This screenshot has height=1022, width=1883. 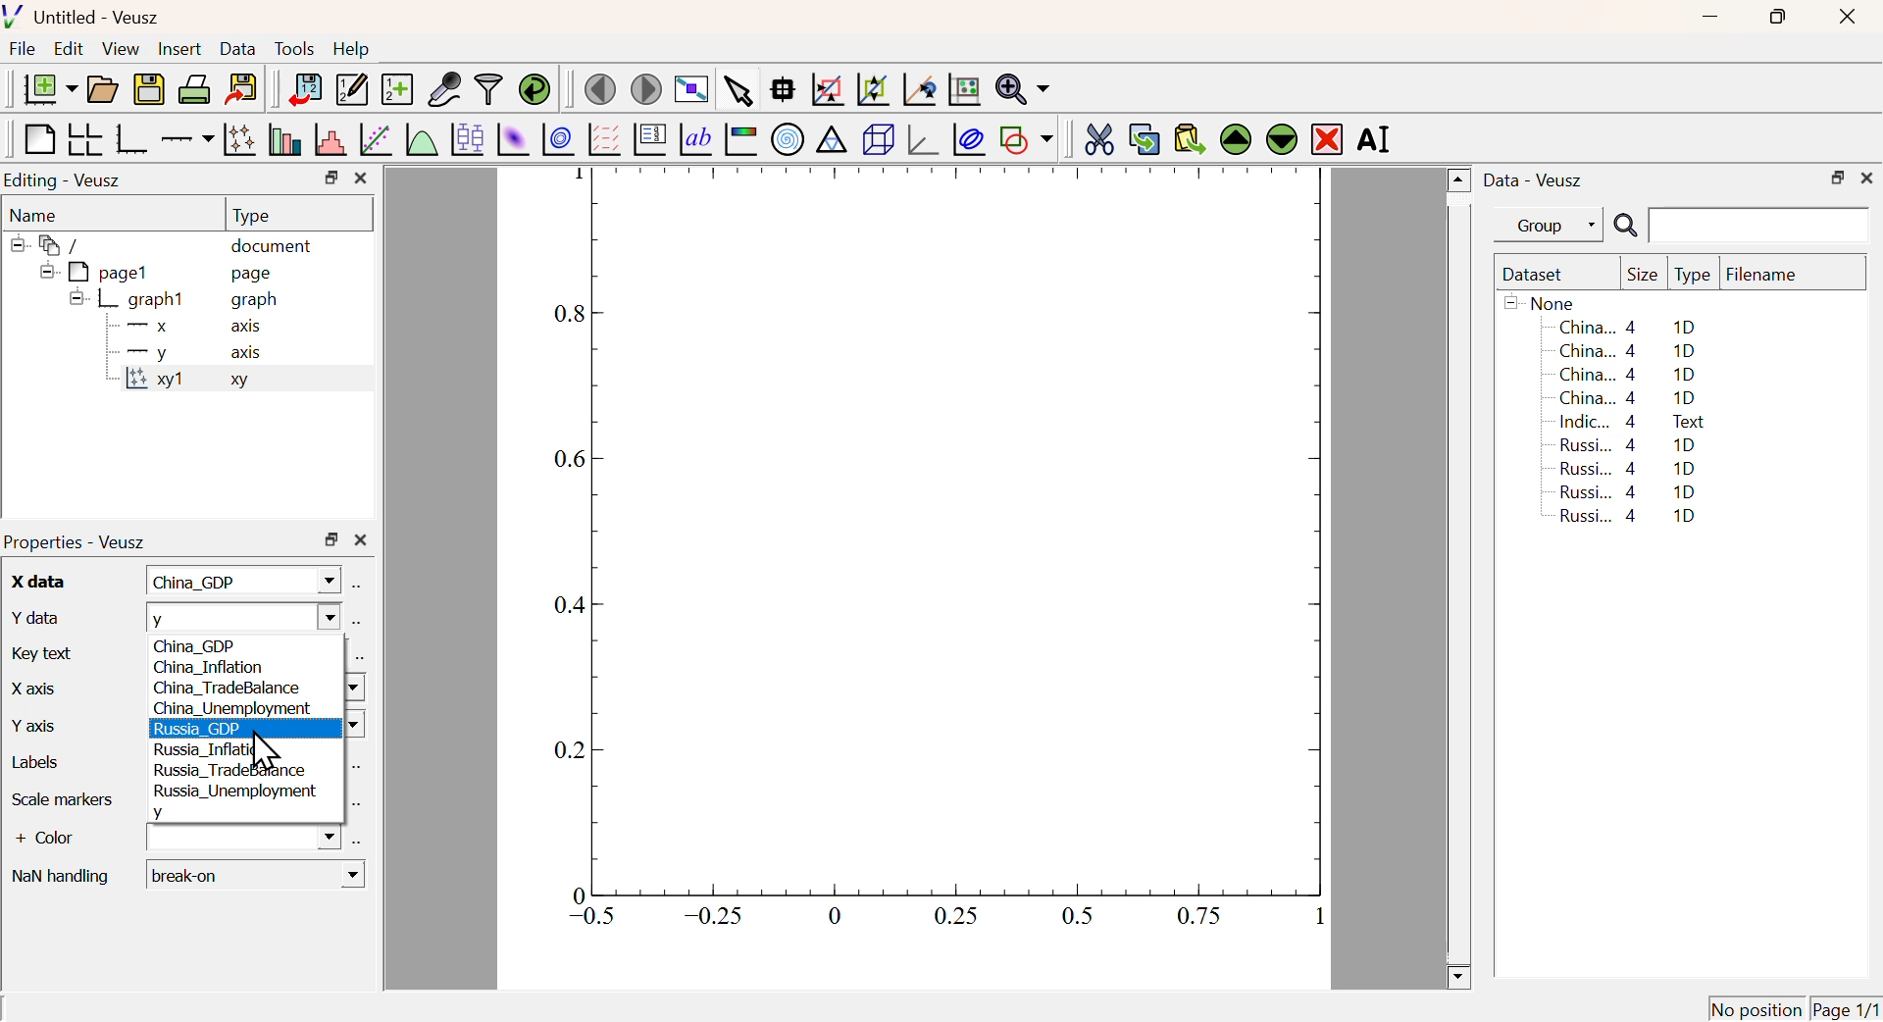 I want to click on Russia GDP, so click(x=202, y=730).